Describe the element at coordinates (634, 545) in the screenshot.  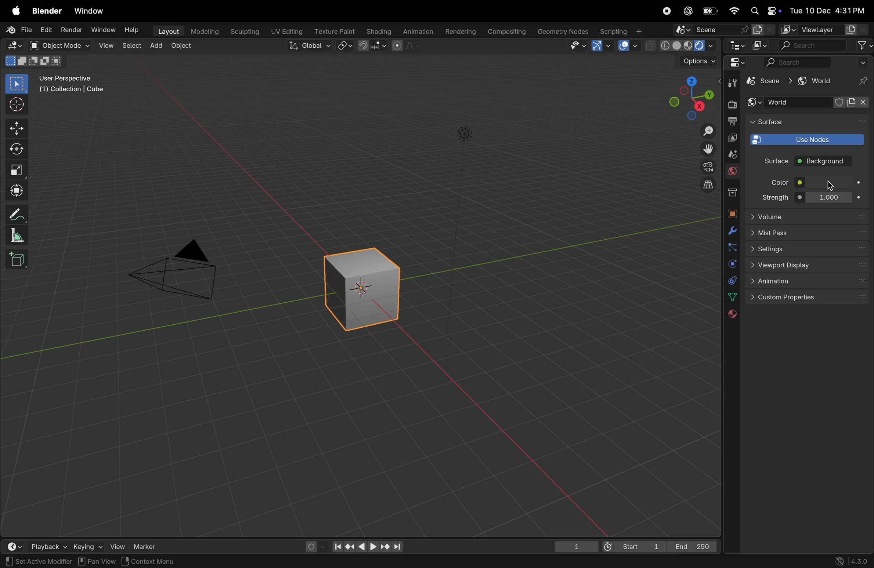
I see `start` at that location.